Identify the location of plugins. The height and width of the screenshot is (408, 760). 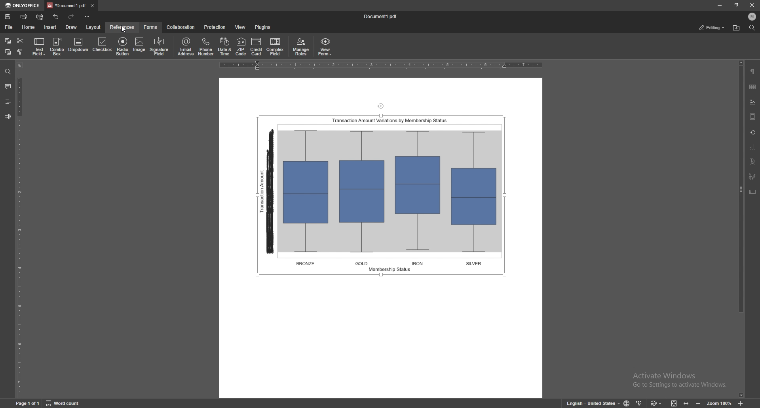
(262, 27).